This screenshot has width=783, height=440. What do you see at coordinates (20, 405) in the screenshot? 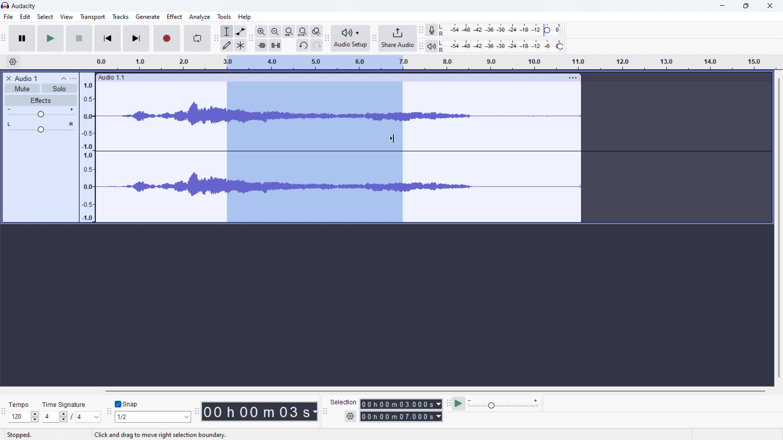
I see `Tempo` at bounding box center [20, 405].